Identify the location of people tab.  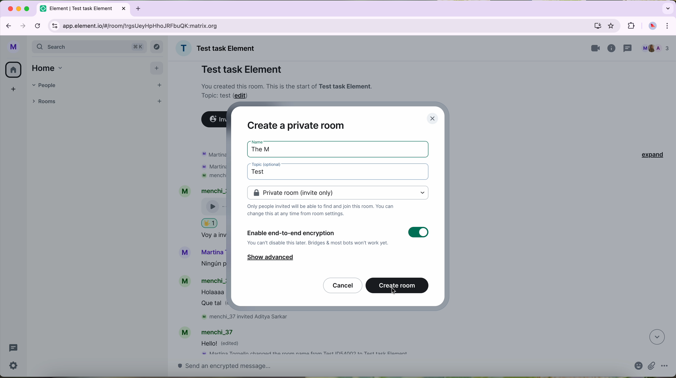
(98, 85).